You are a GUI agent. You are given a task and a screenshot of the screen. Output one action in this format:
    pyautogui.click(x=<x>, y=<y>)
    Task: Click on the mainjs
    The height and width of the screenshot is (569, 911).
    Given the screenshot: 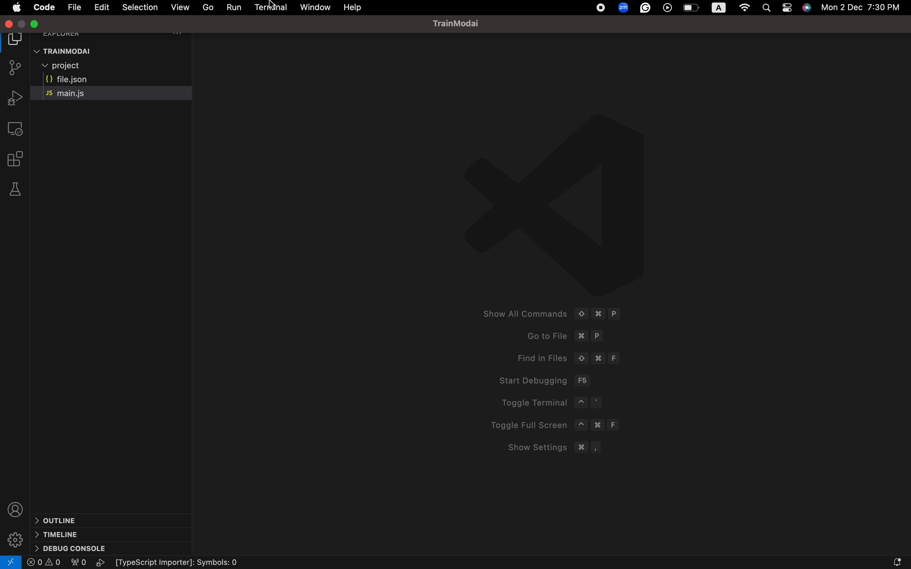 What is the action you would take?
    pyautogui.click(x=76, y=93)
    